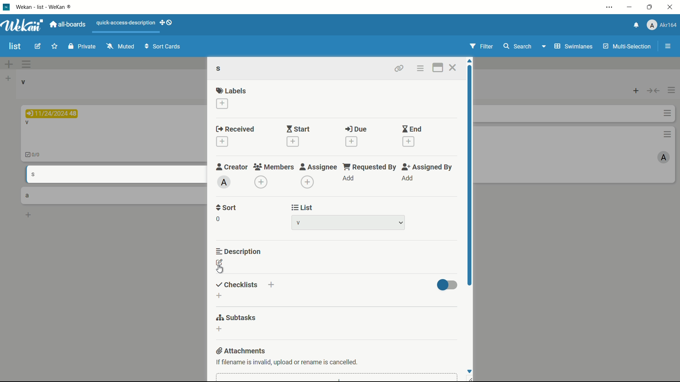 The image size is (680, 382). I want to click on add checklist, so click(271, 285).